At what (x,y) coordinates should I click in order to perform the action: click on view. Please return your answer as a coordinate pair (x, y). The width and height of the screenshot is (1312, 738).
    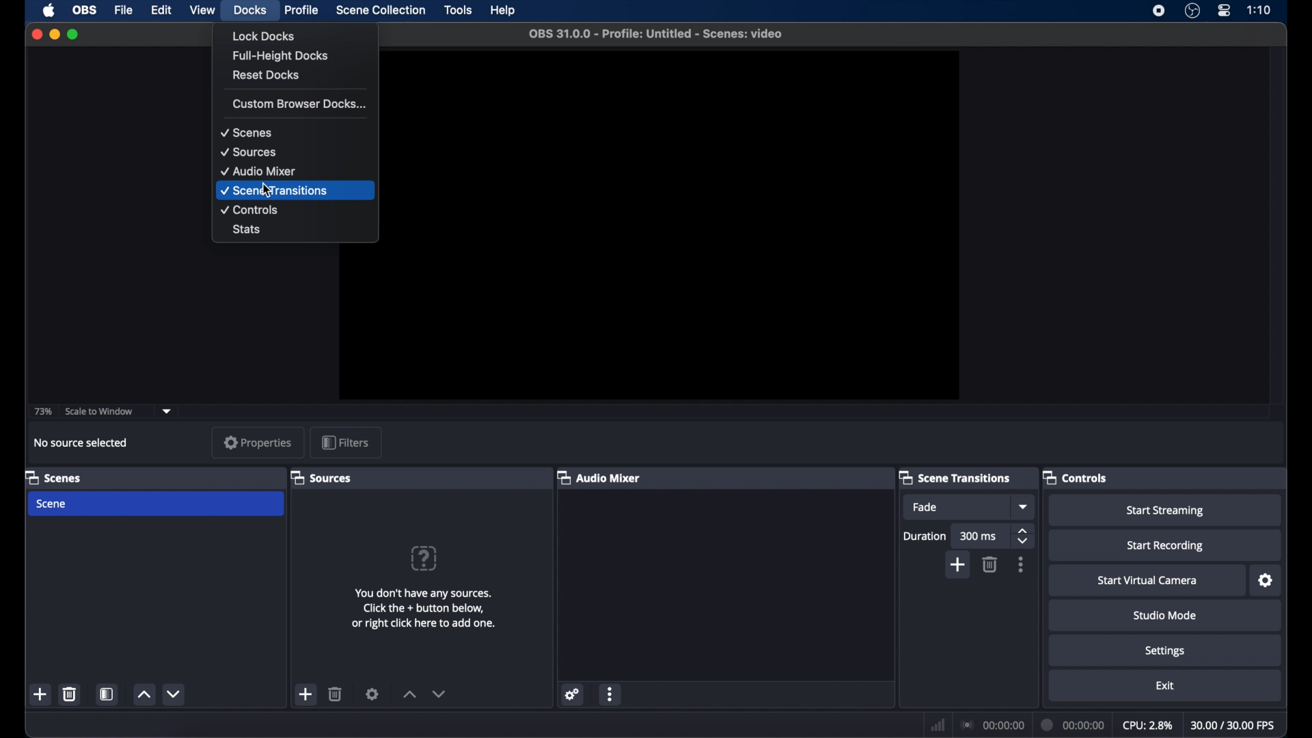
    Looking at the image, I should click on (202, 10).